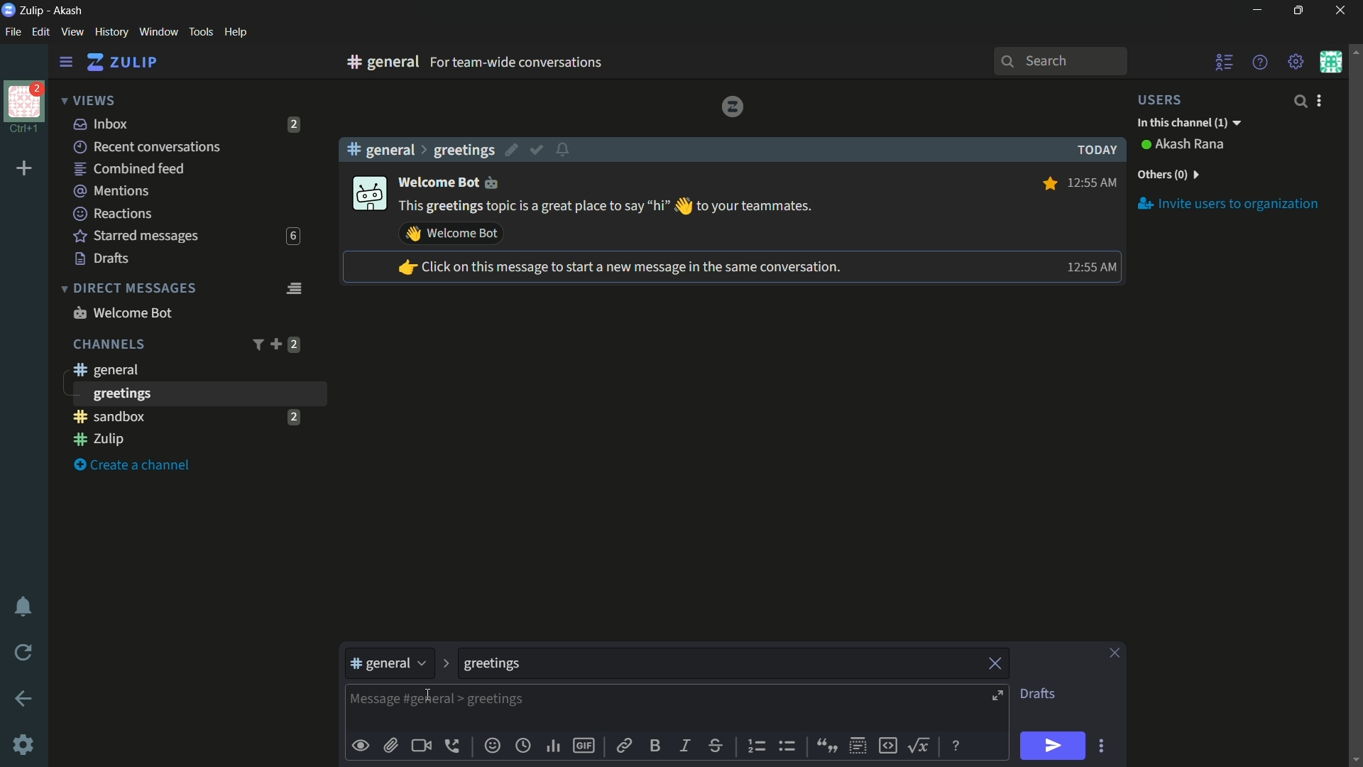 This screenshot has height=767, width=1363. What do you see at coordinates (1229, 203) in the screenshot?
I see `invite users to organization` at bounding box center [1229, 203].